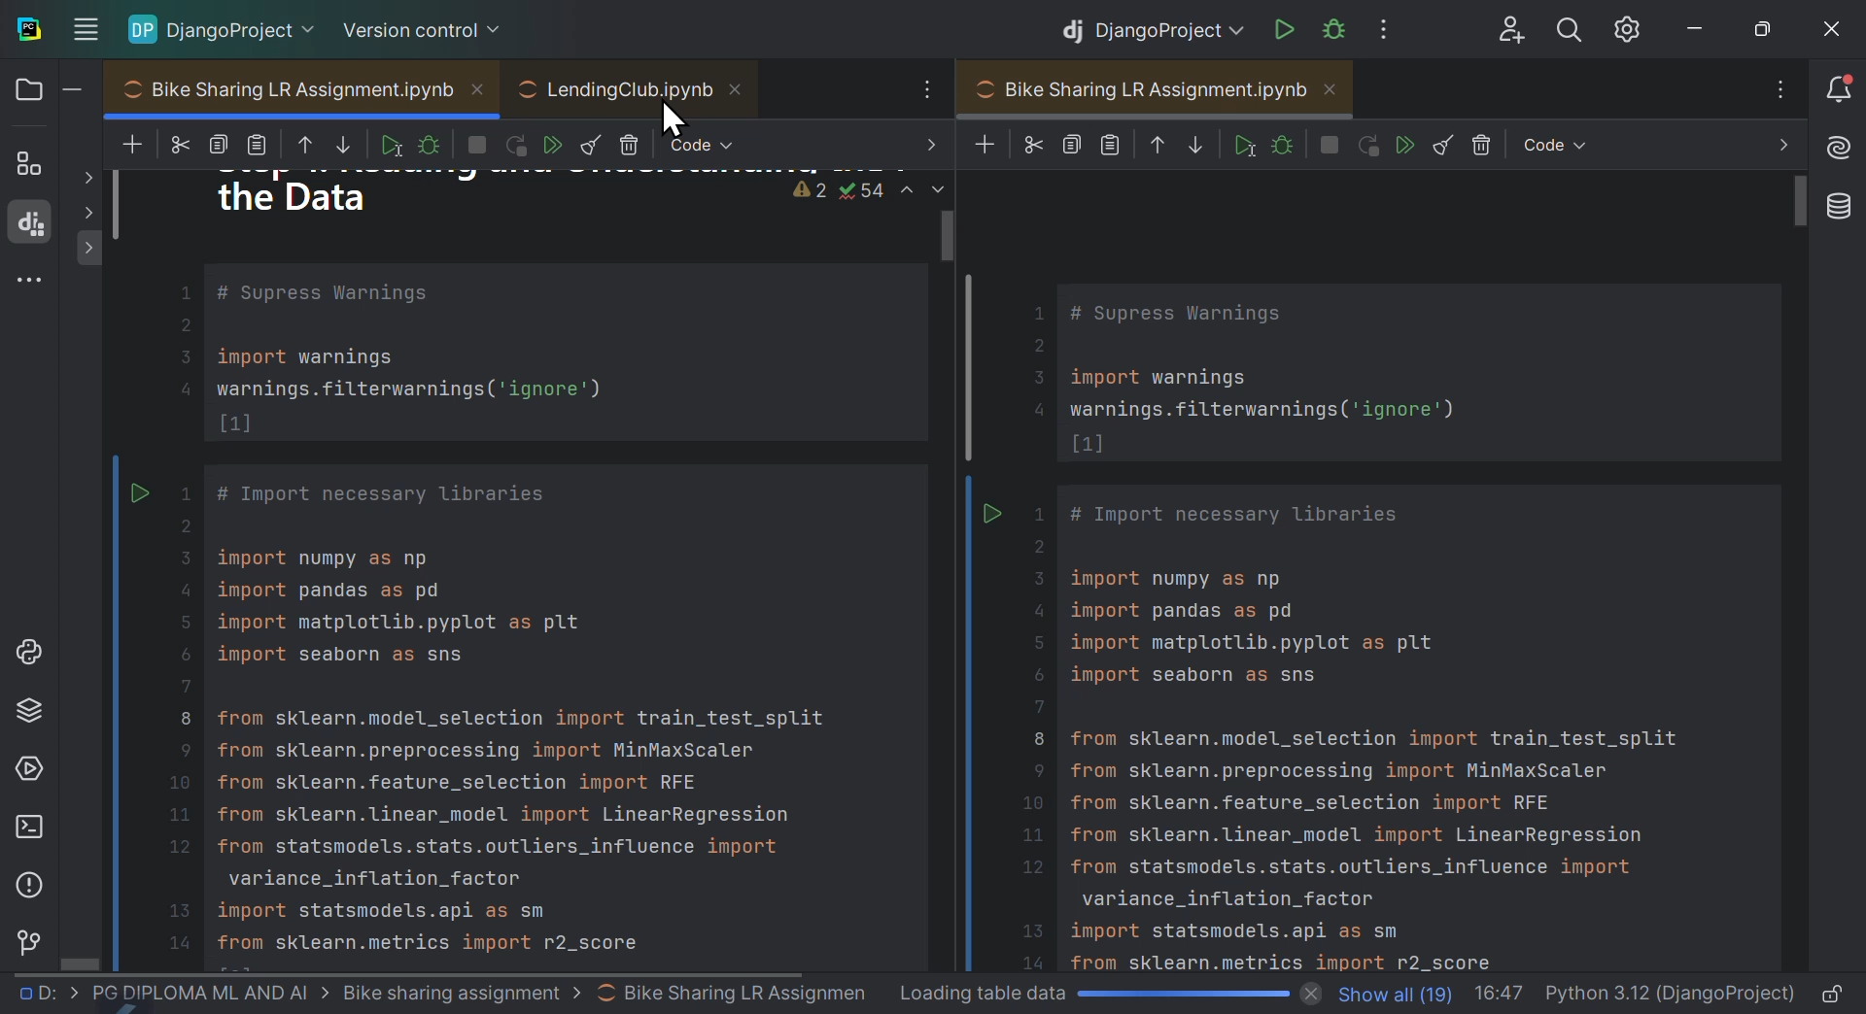  I want to click on scroll bar, so click(1803, 207).